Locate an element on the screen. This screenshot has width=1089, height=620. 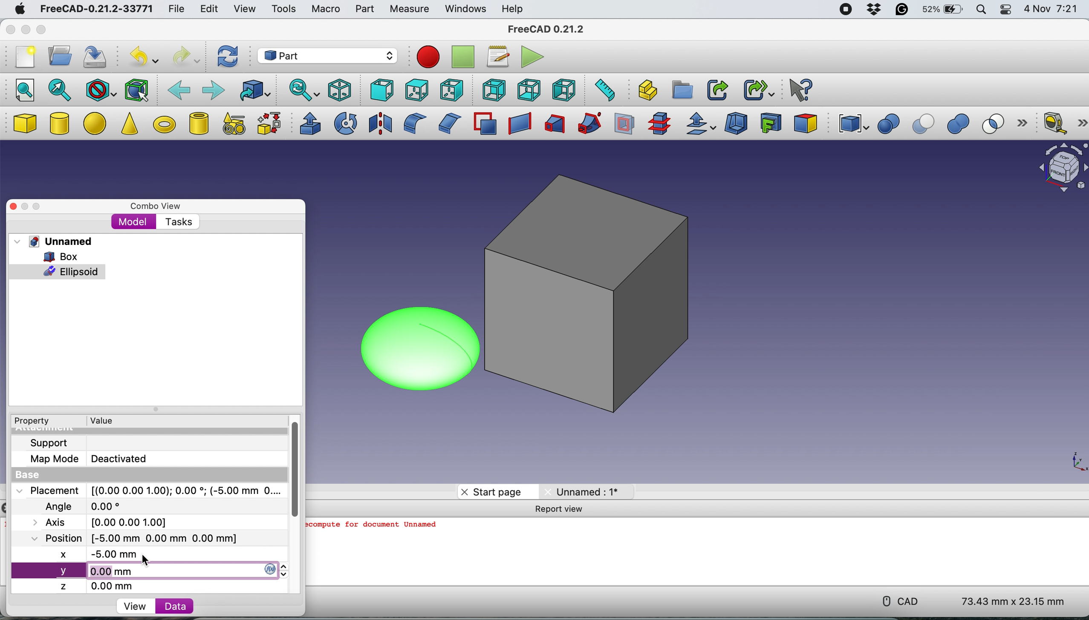
z 0.00 mm is located at coordinates (102, 586).